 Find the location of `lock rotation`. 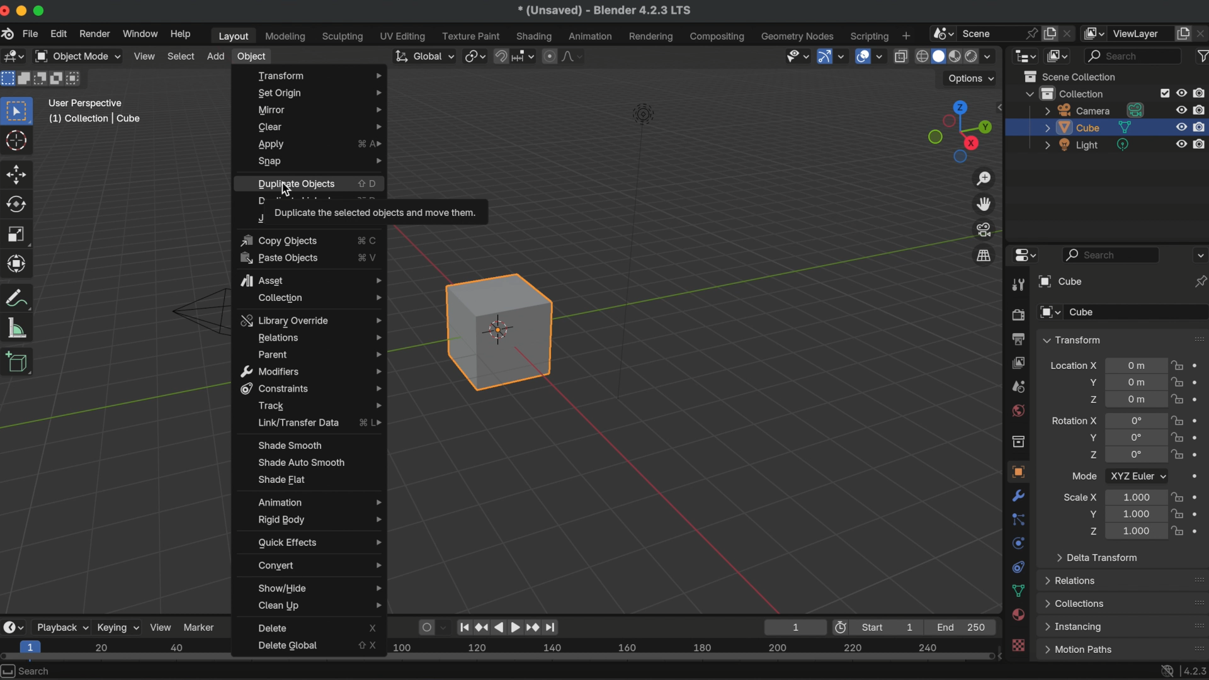

lock rotation is located at coordinates (1178, 438).